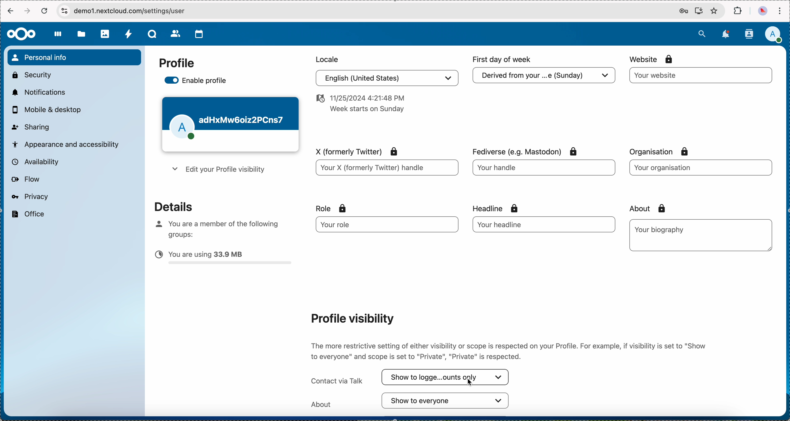  What do you see at coordinates (661, 229) in the screenshot?
I see `biography` at bounding box center [661, 229].